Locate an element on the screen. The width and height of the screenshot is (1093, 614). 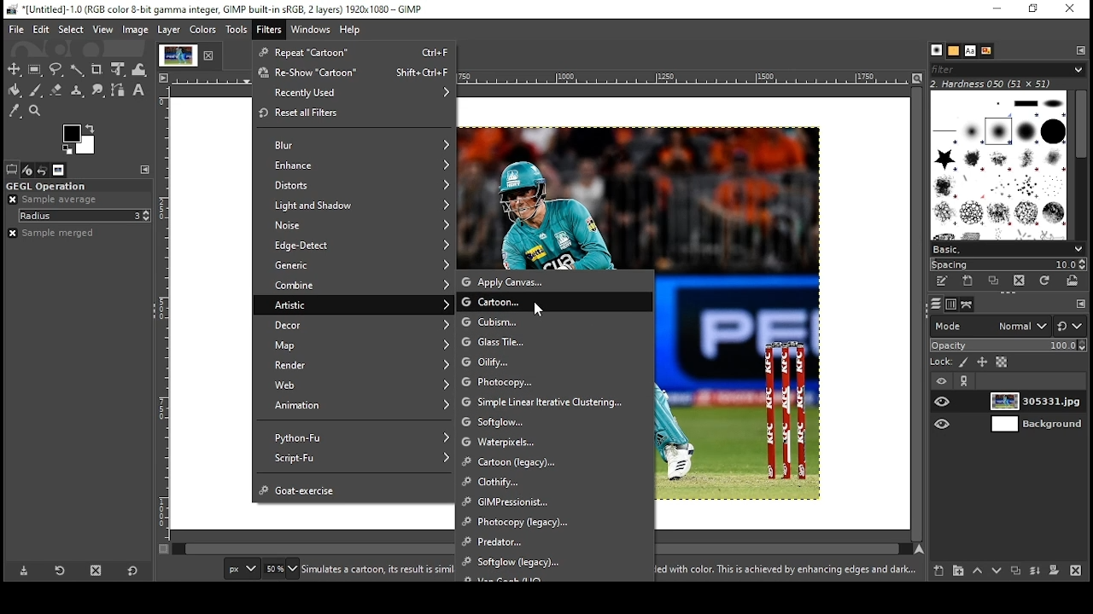
lock pixels is located at coordinates (963, 362).